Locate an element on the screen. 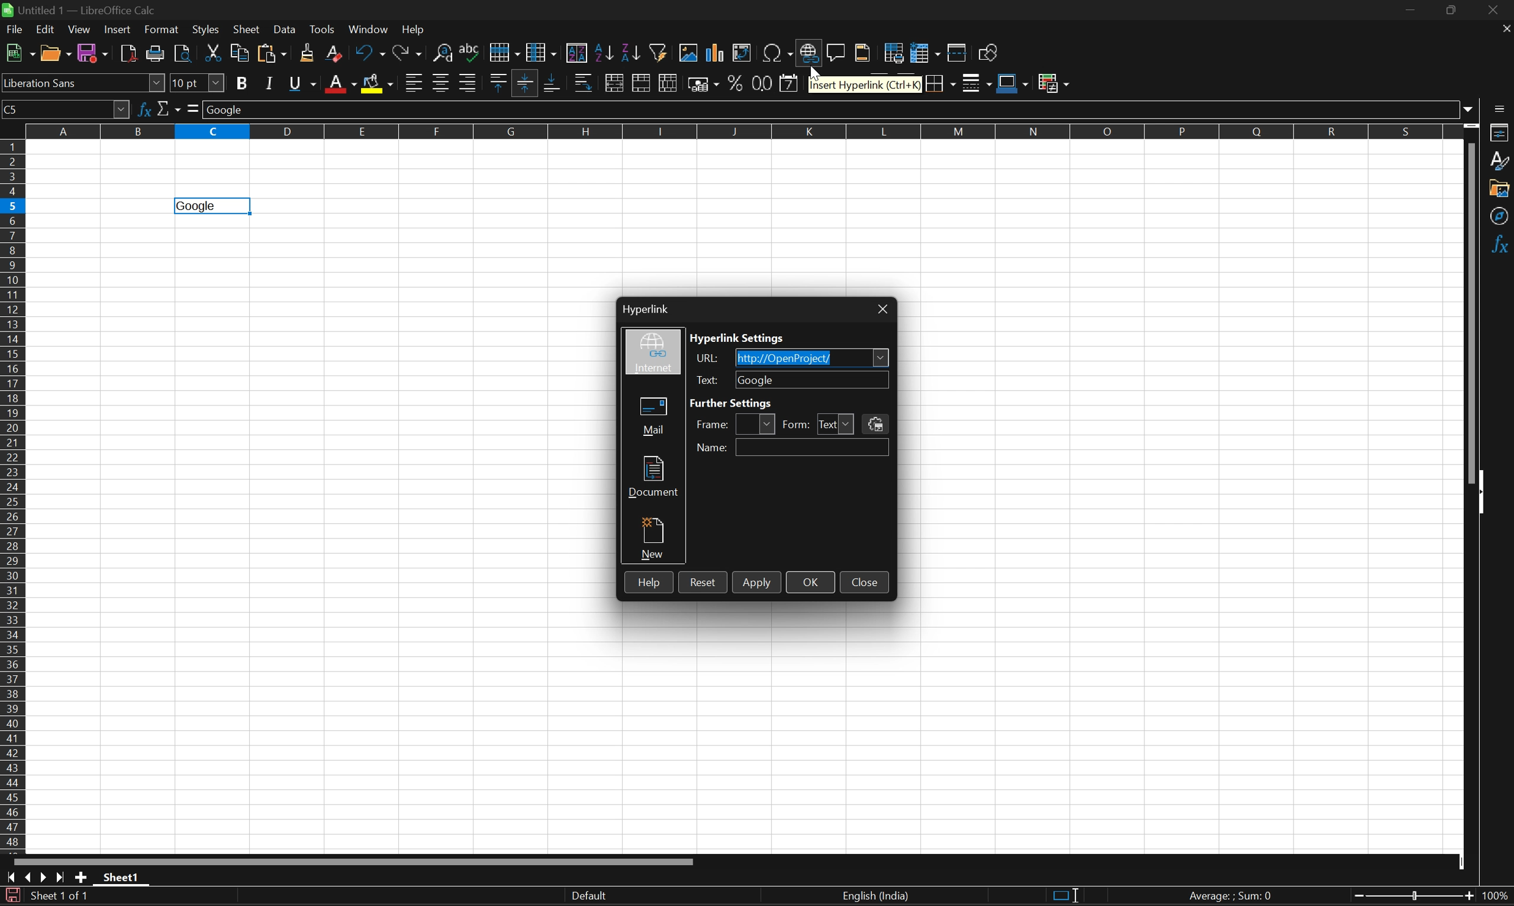 This screenshot has height=906, width=1514. http://OpenProject/ is located at coordinates (788, 358).